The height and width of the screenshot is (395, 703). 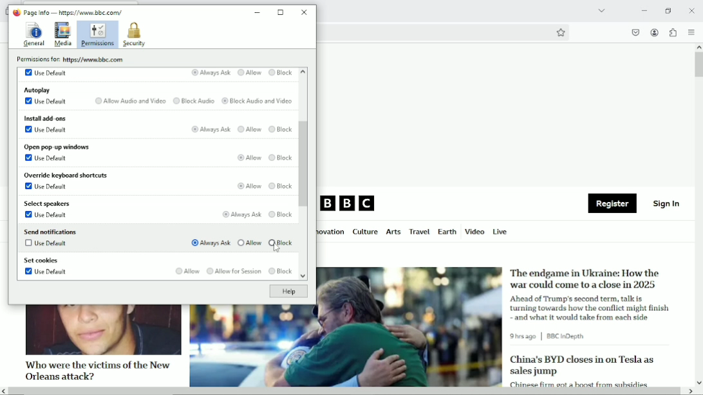 I want to click on General, so click(x=33, y=33).